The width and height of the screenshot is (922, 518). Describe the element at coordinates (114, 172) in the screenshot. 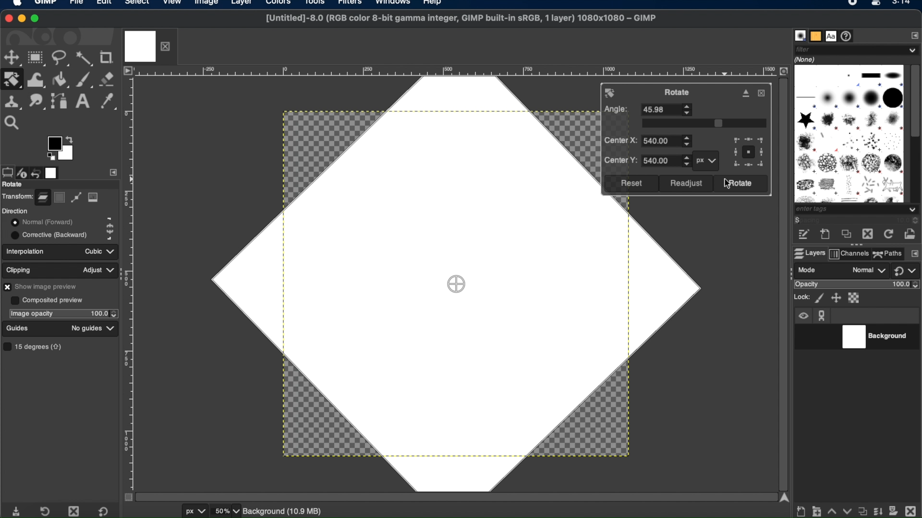

I see `side bar settings` at that location.